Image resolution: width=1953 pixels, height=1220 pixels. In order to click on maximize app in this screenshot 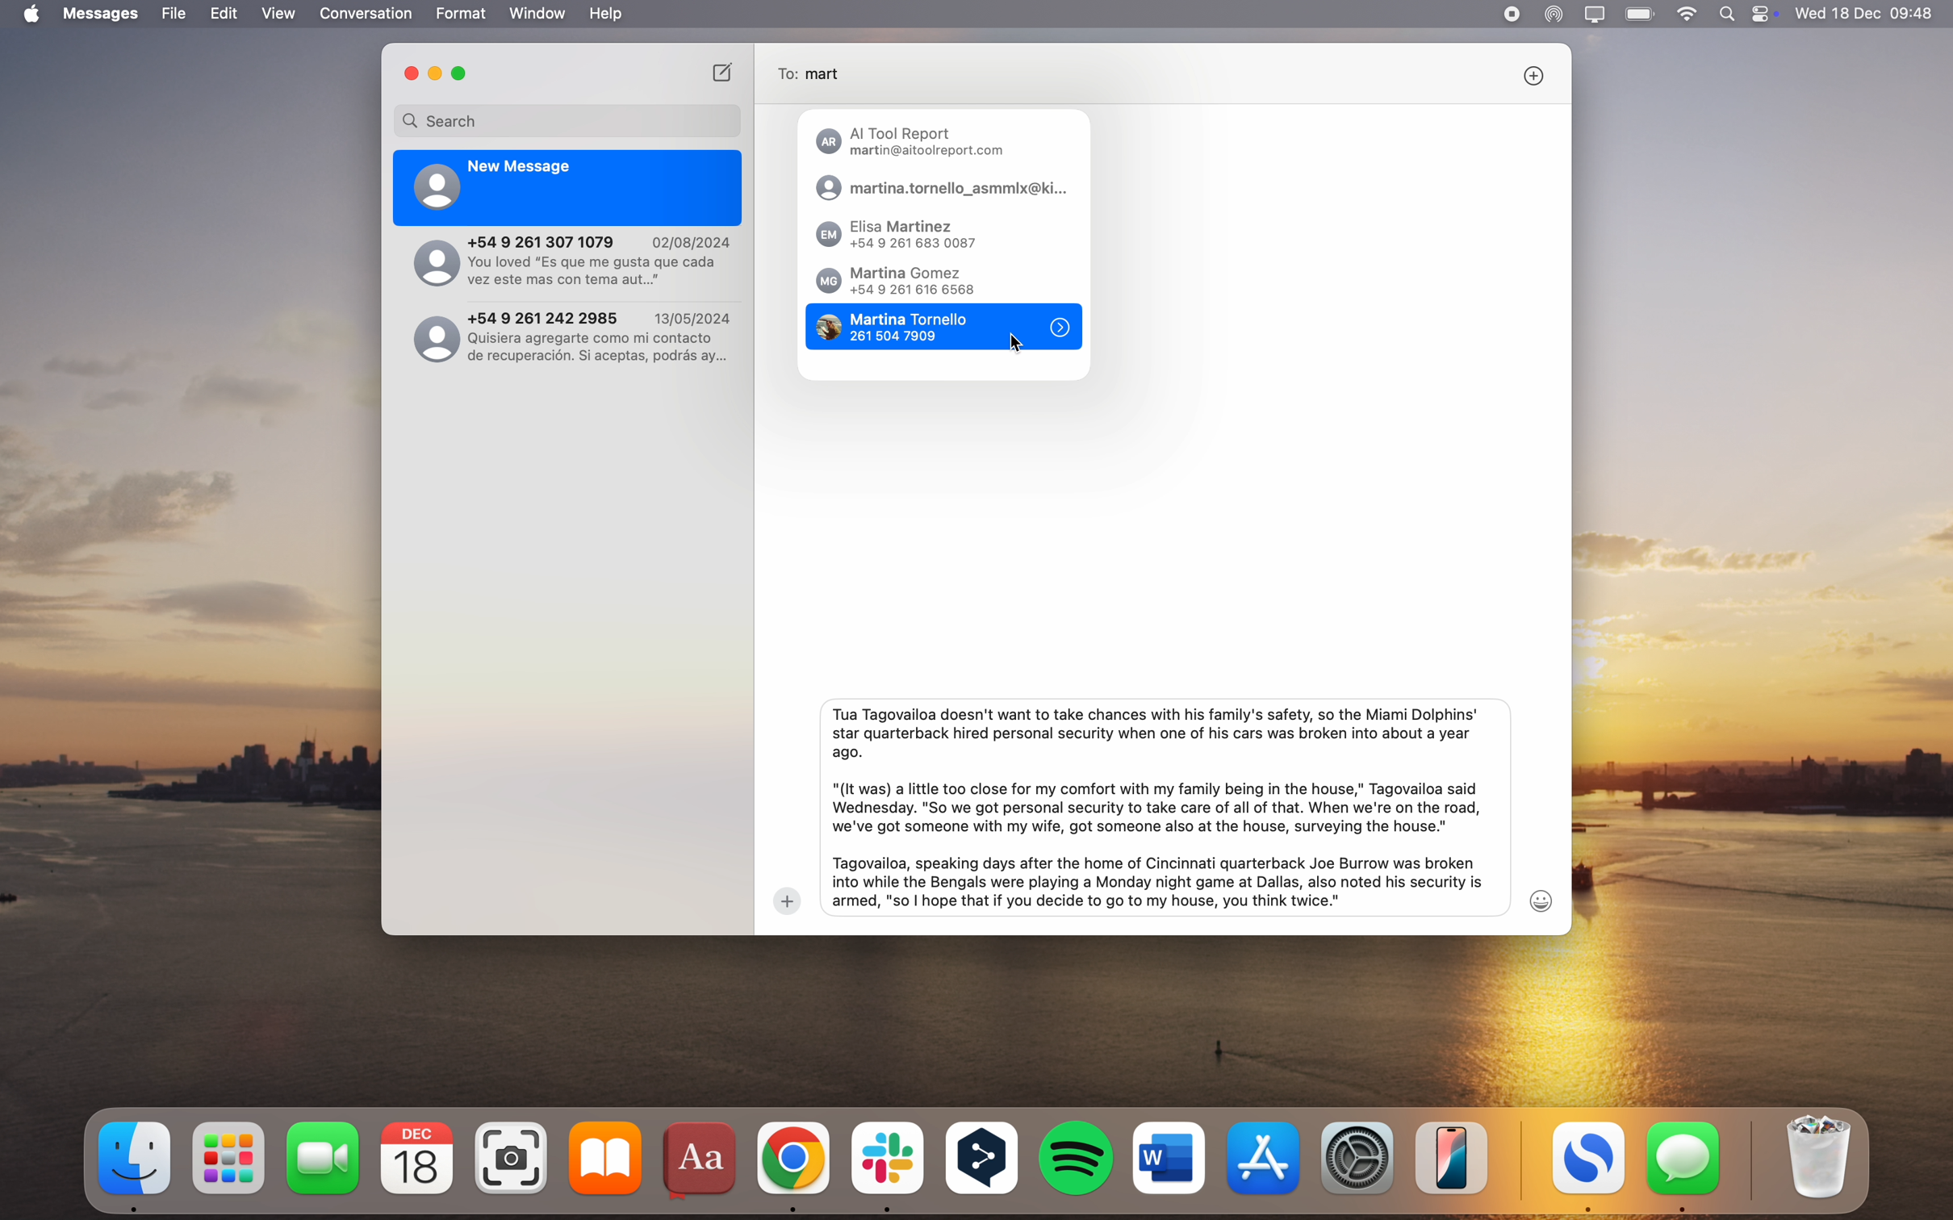, I will do `click(462, 73)`.